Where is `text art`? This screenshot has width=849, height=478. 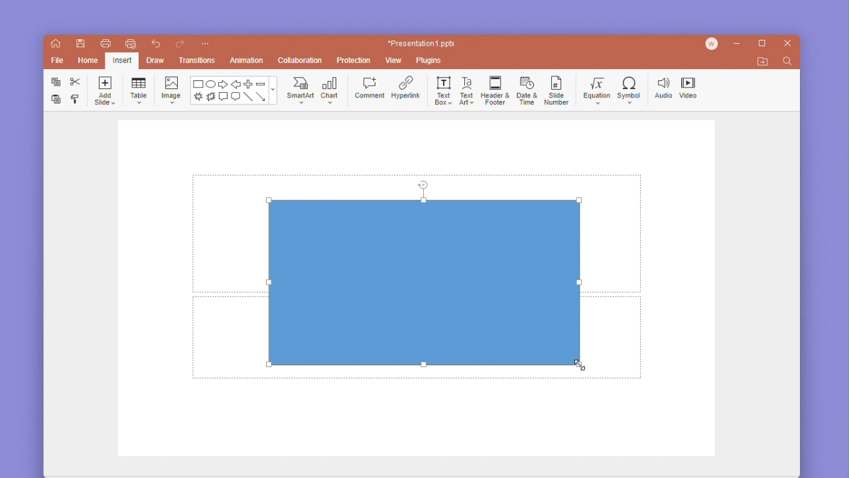
text art is located at coordinates (467, 89).